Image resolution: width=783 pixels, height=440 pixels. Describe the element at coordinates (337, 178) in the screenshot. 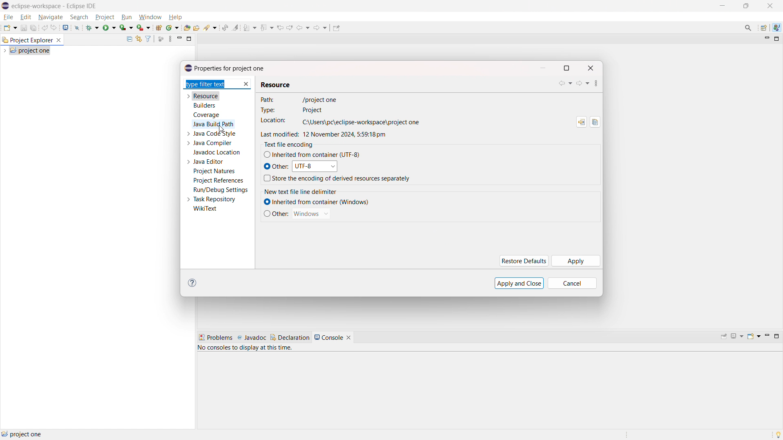

I see `store the encoding of derived resources separately` at that location.